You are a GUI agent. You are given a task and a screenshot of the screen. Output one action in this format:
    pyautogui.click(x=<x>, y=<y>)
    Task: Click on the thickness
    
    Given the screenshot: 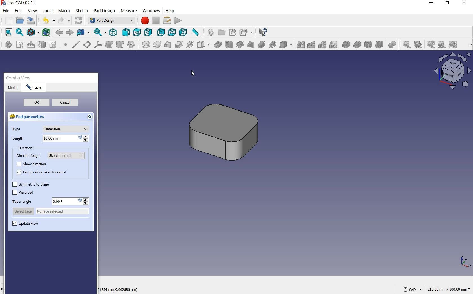 What is the action you would take?
    pyautogui.click(x=379, y=45)
    